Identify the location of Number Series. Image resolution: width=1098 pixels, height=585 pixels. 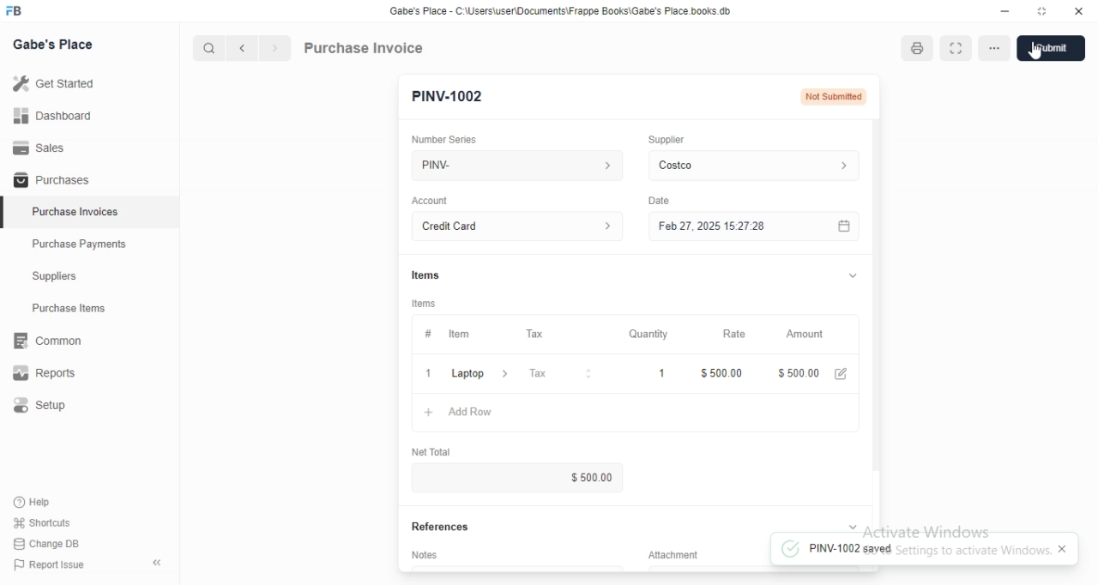
(444, 140).